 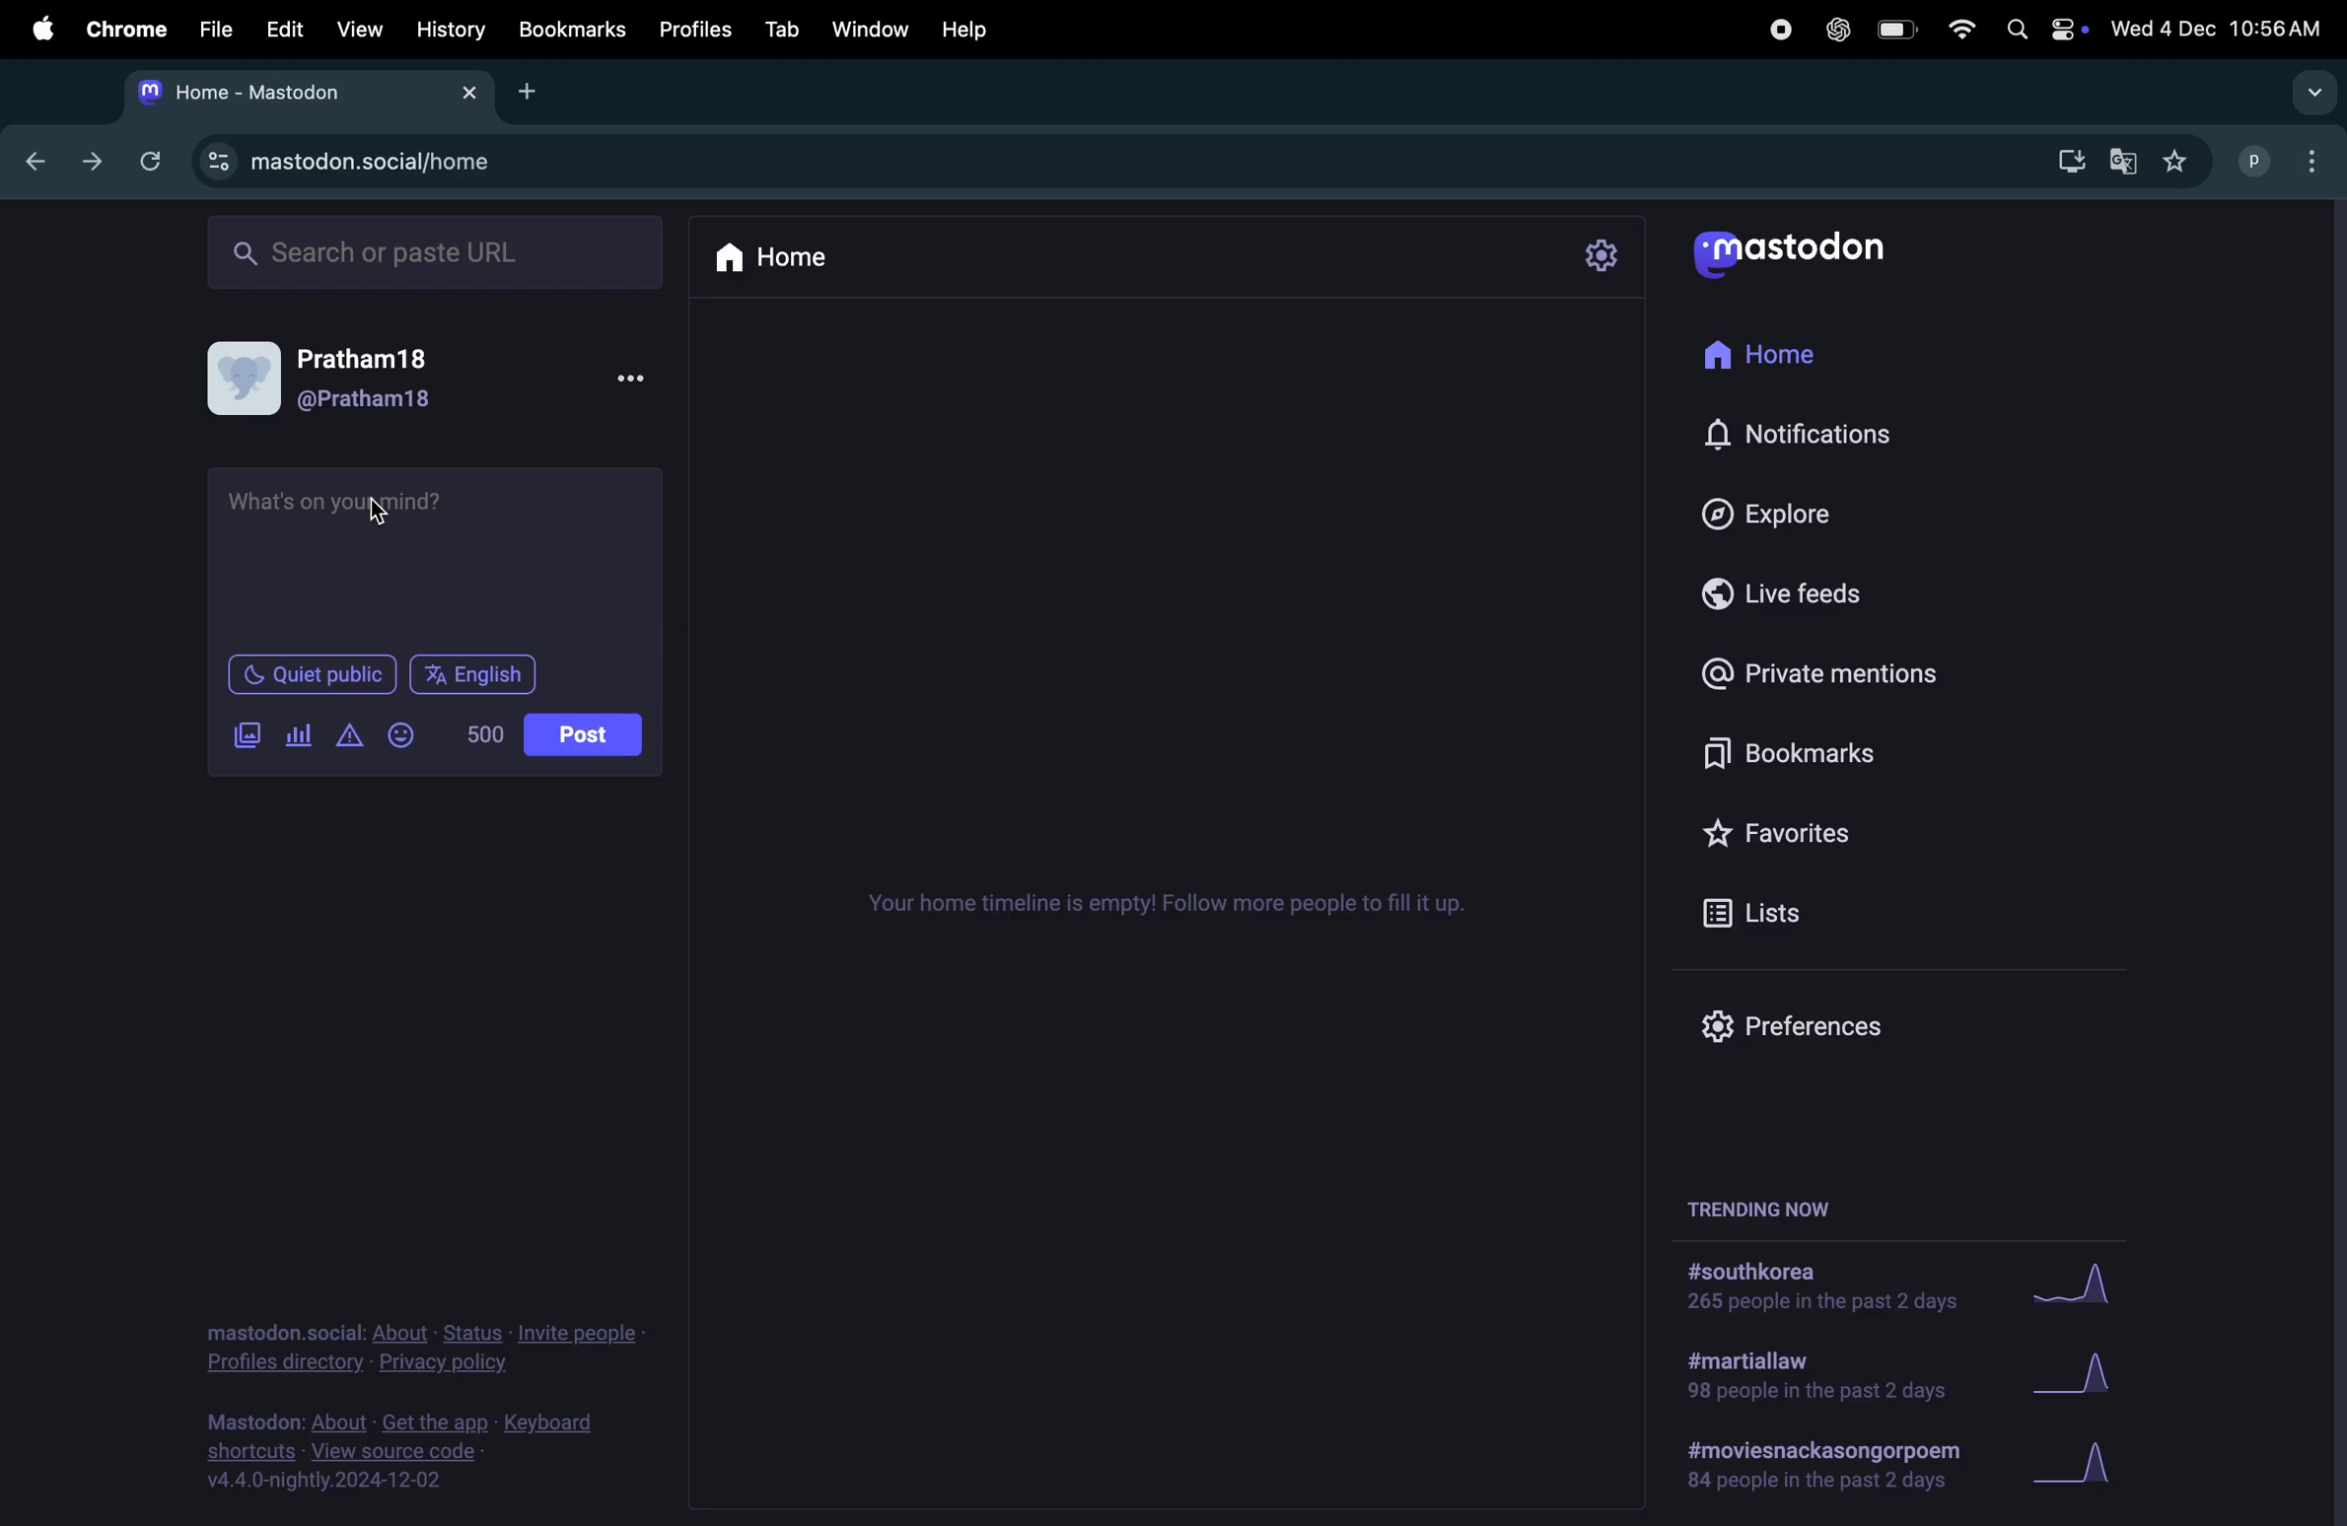 What do you see at coordinates (438, 556) in the screenshot?
I see `textbox` at bounding box center [438, 556].